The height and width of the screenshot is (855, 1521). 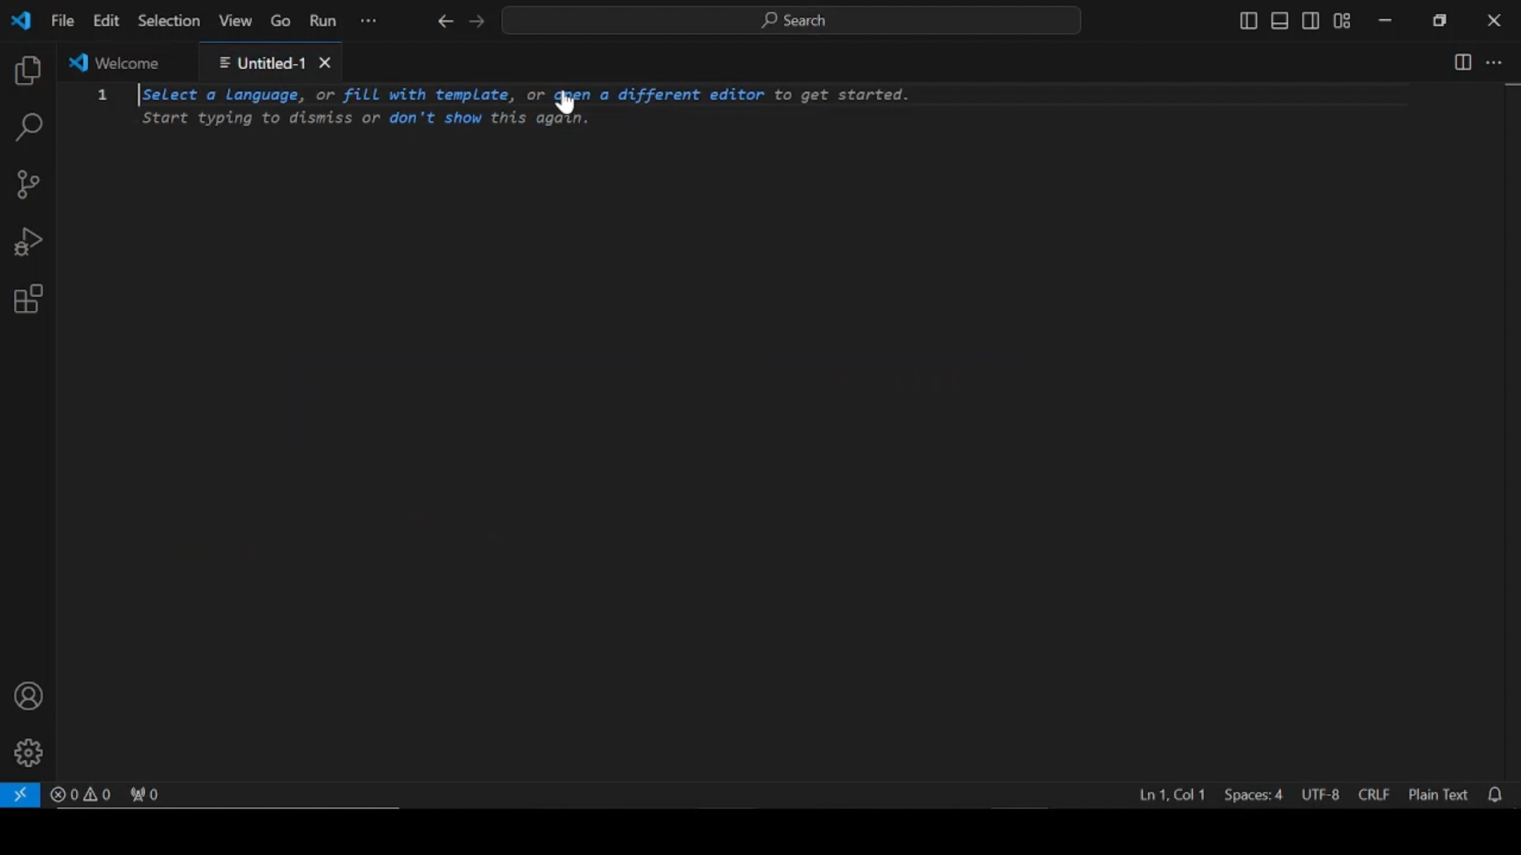 What do you see at coordinates (1254, 793) in the screenshot?
I see `spaces: 4` at bounding box center [1254, 793].